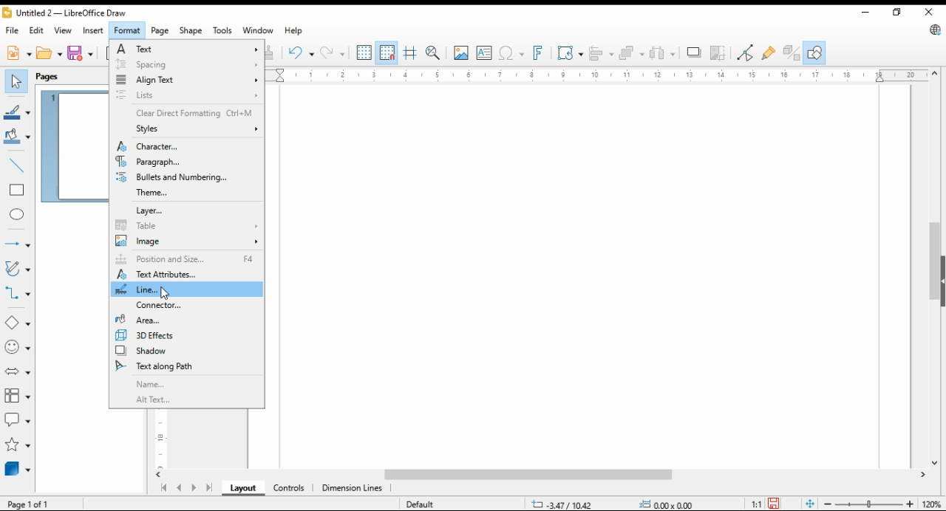 This screenshot has width=946, height=511. I want to click on tools, so click(222, 30).